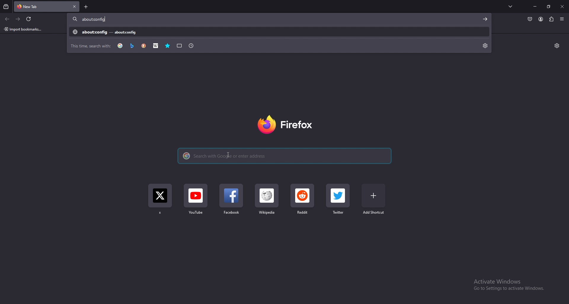 This screenshot has height=304, width=569. What do you see at coordinates (179, 45) in the screenshot?
I see `tabs` at bounding box center [179, 45].